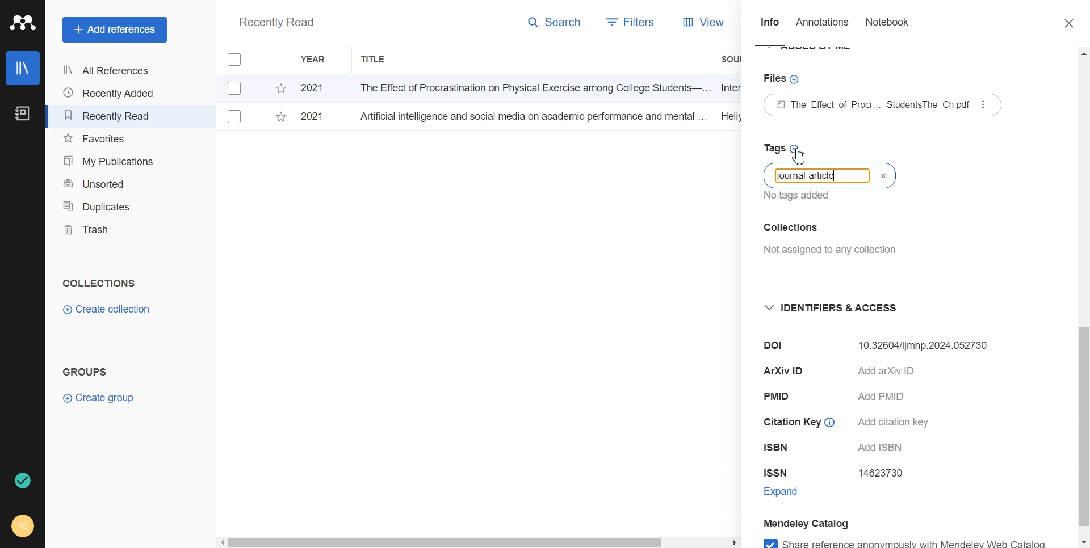  I want to click on View, so click(706, 22).